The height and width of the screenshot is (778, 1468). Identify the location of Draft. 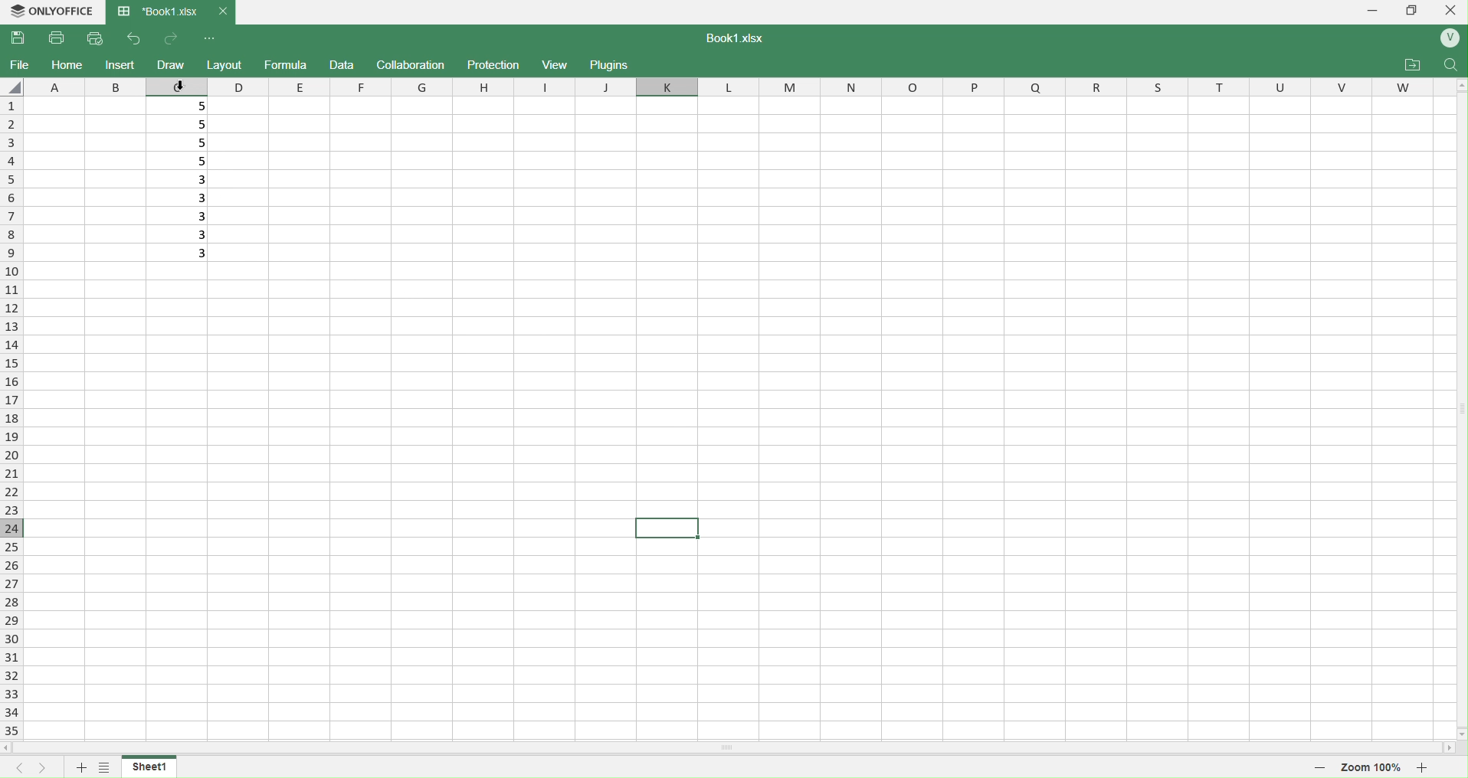
(341, 65).